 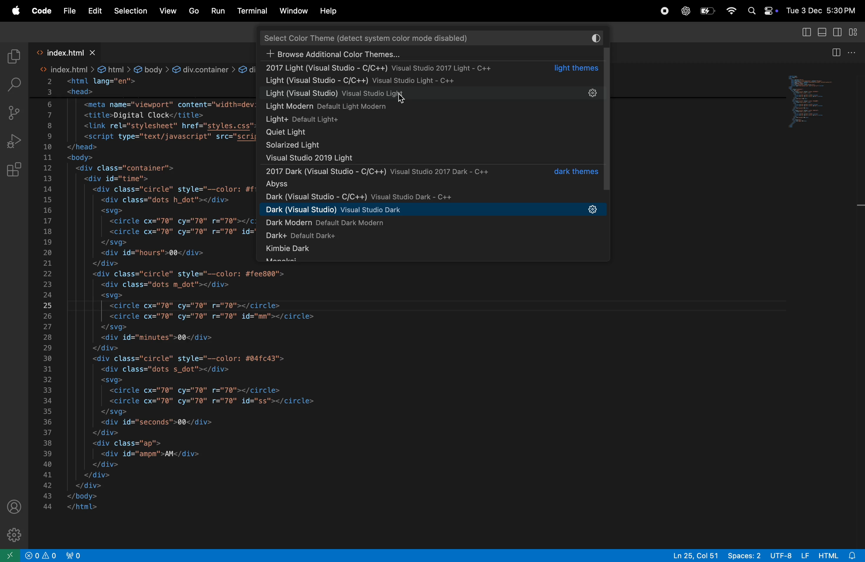 I want to click on dark +, so click(x=323, y=236).